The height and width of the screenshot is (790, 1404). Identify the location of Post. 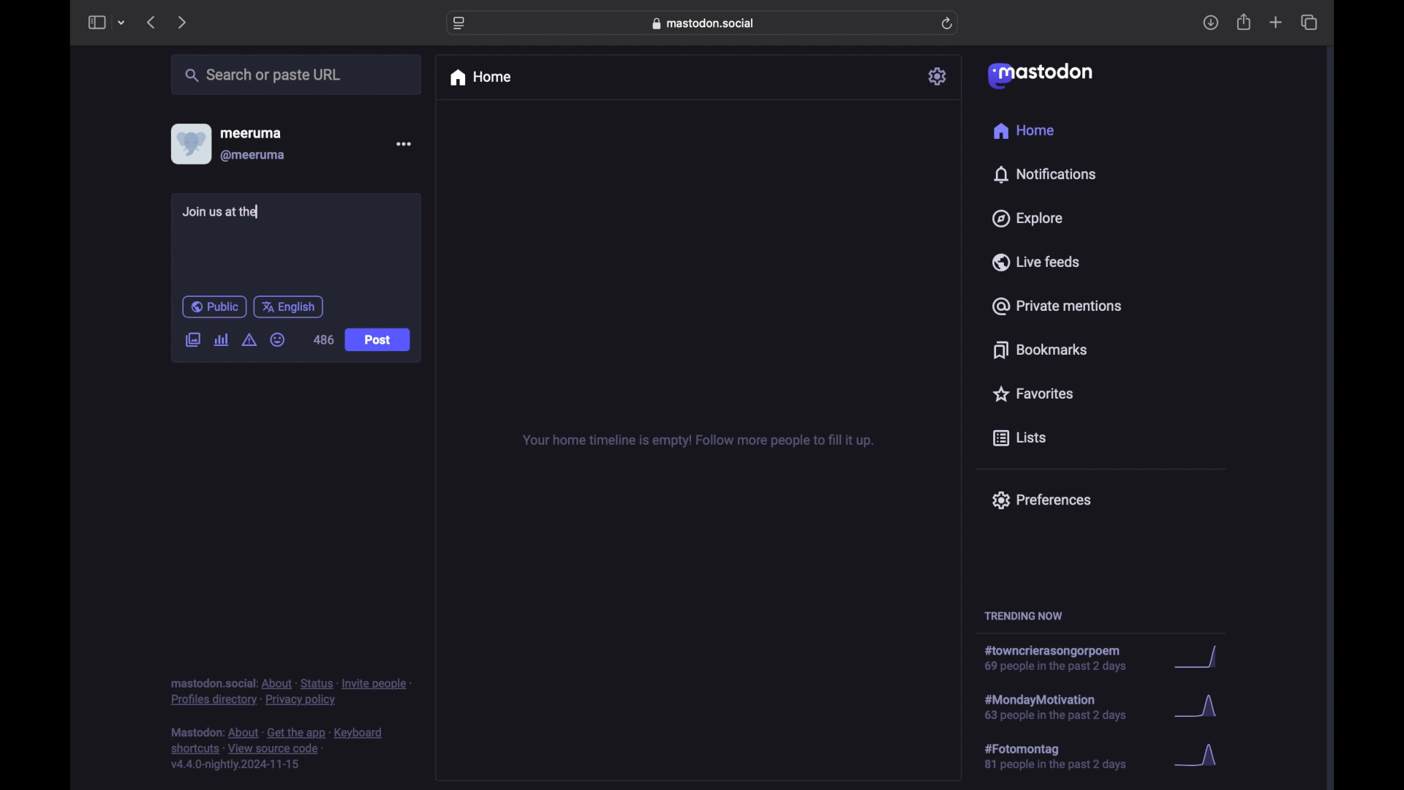
(380, 342).